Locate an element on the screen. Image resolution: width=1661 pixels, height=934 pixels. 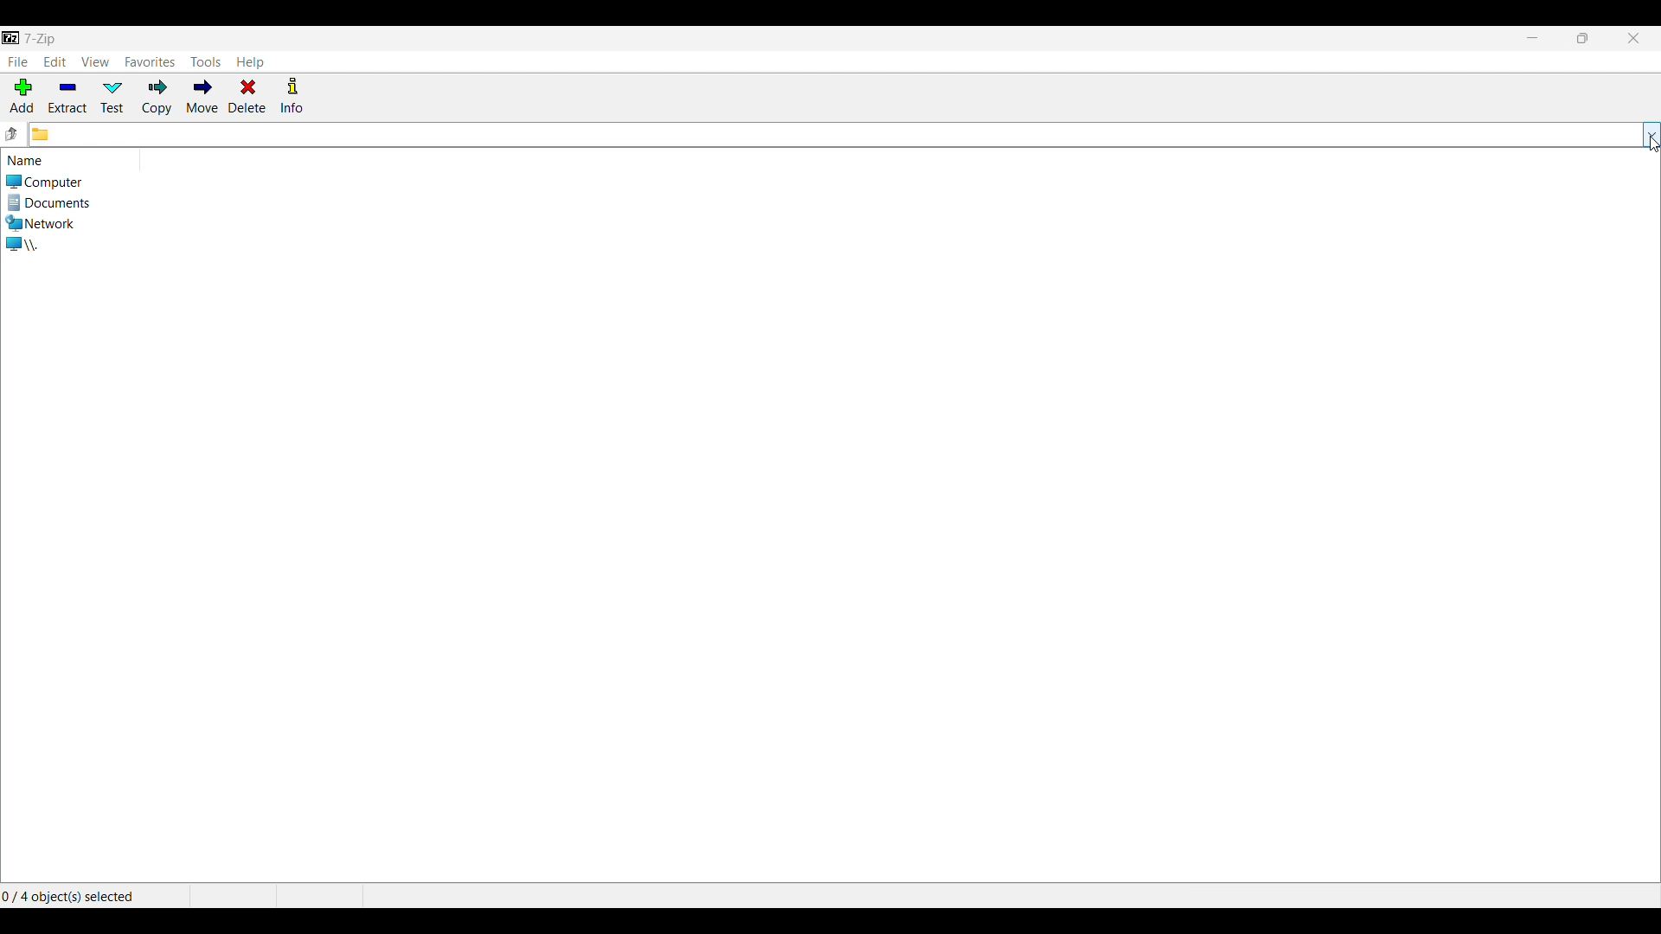
Internal and external directories is located at coordinates (34, 245).